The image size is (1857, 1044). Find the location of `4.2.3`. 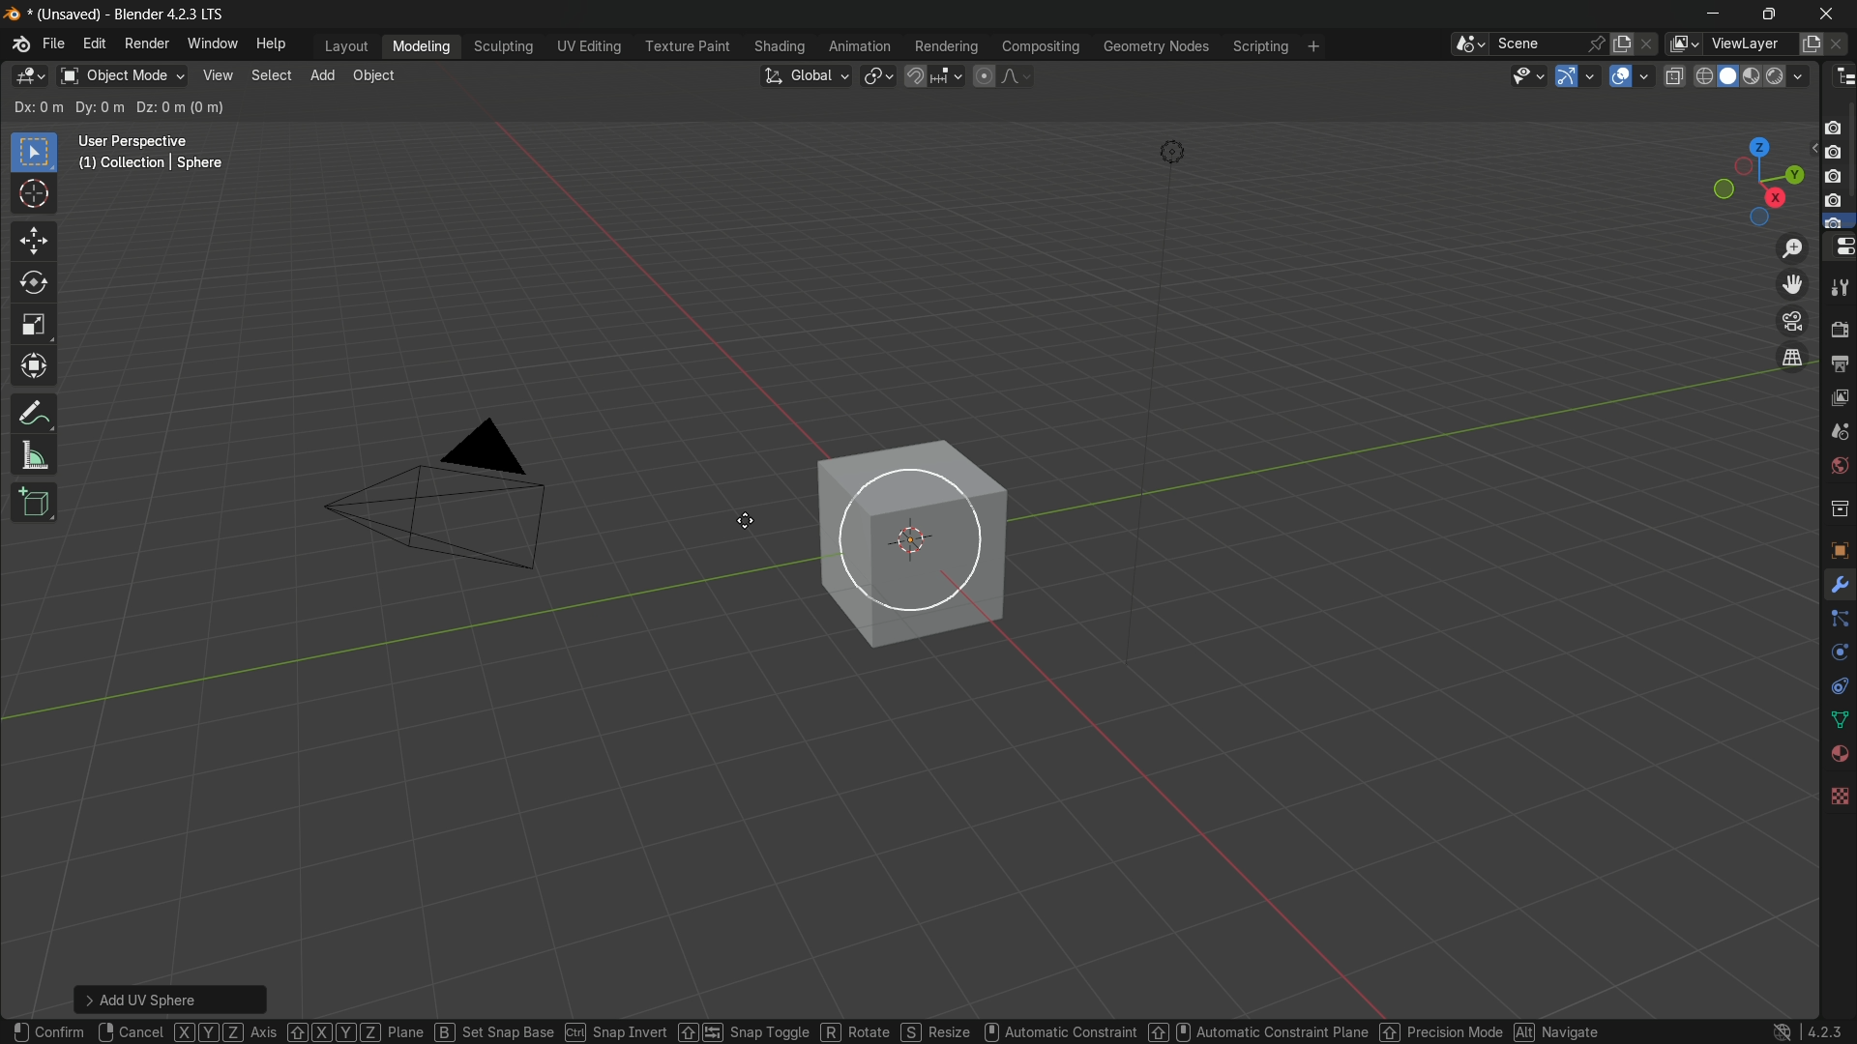

4.2.3 is located at coordinates (1826, 1030).